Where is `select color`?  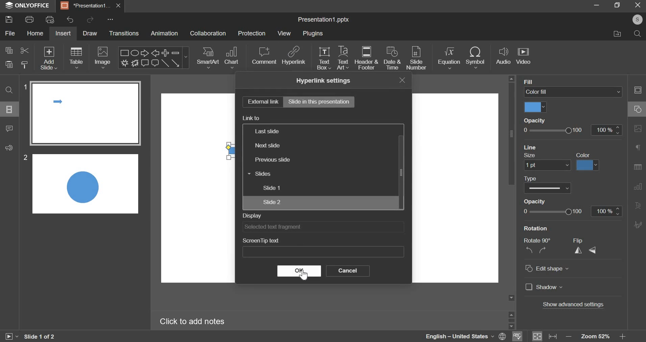 select color is located at coordinates (588, 166).